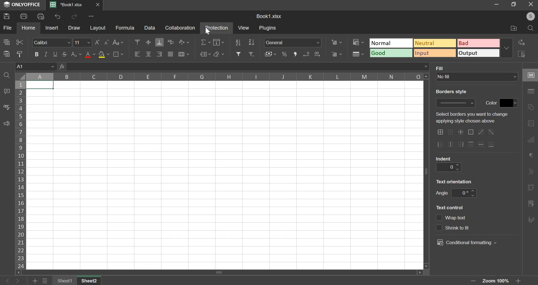 The image size is (538, 285). Describe the element at coordinates (148, 54) in the screenshot. I see `horizontal alignment` at that location.